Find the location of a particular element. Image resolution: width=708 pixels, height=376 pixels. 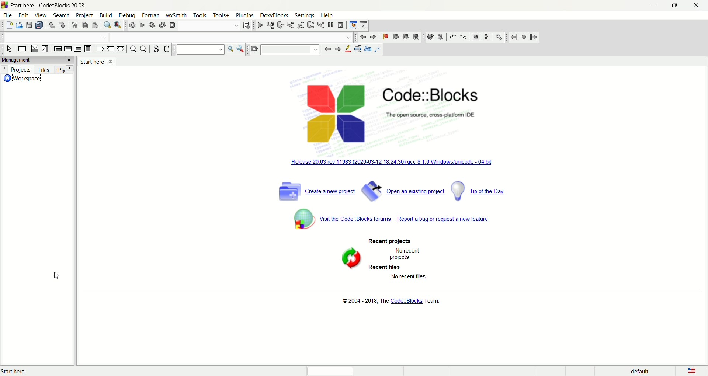

help is located at coordinates (327, 16).